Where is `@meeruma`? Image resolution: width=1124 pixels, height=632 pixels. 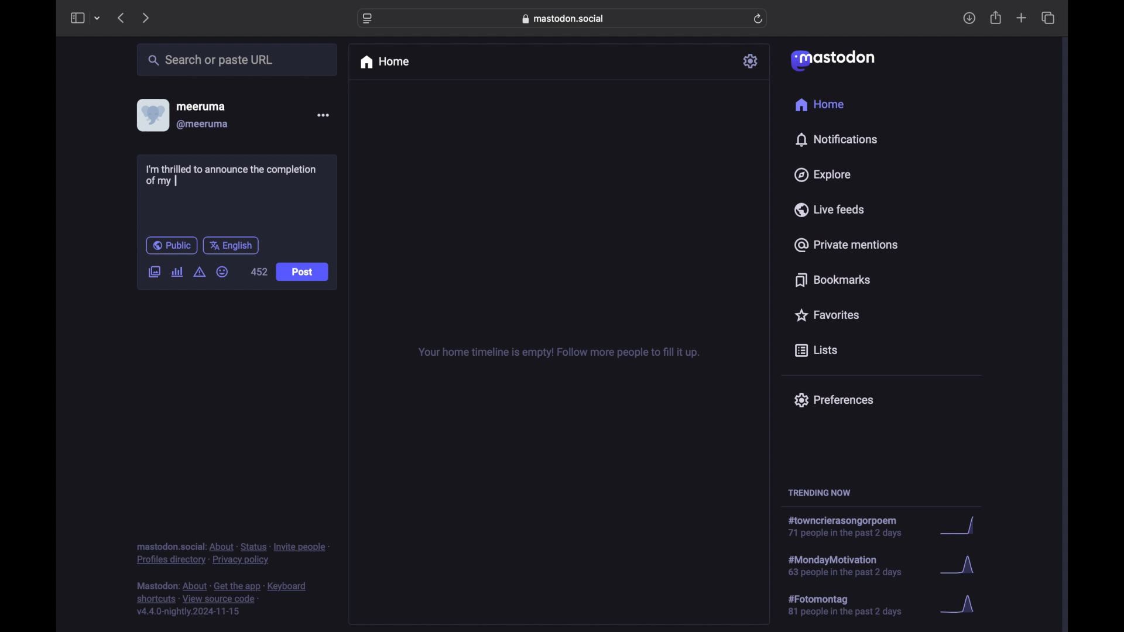 @meeruma is located at coordinates (204, 125).